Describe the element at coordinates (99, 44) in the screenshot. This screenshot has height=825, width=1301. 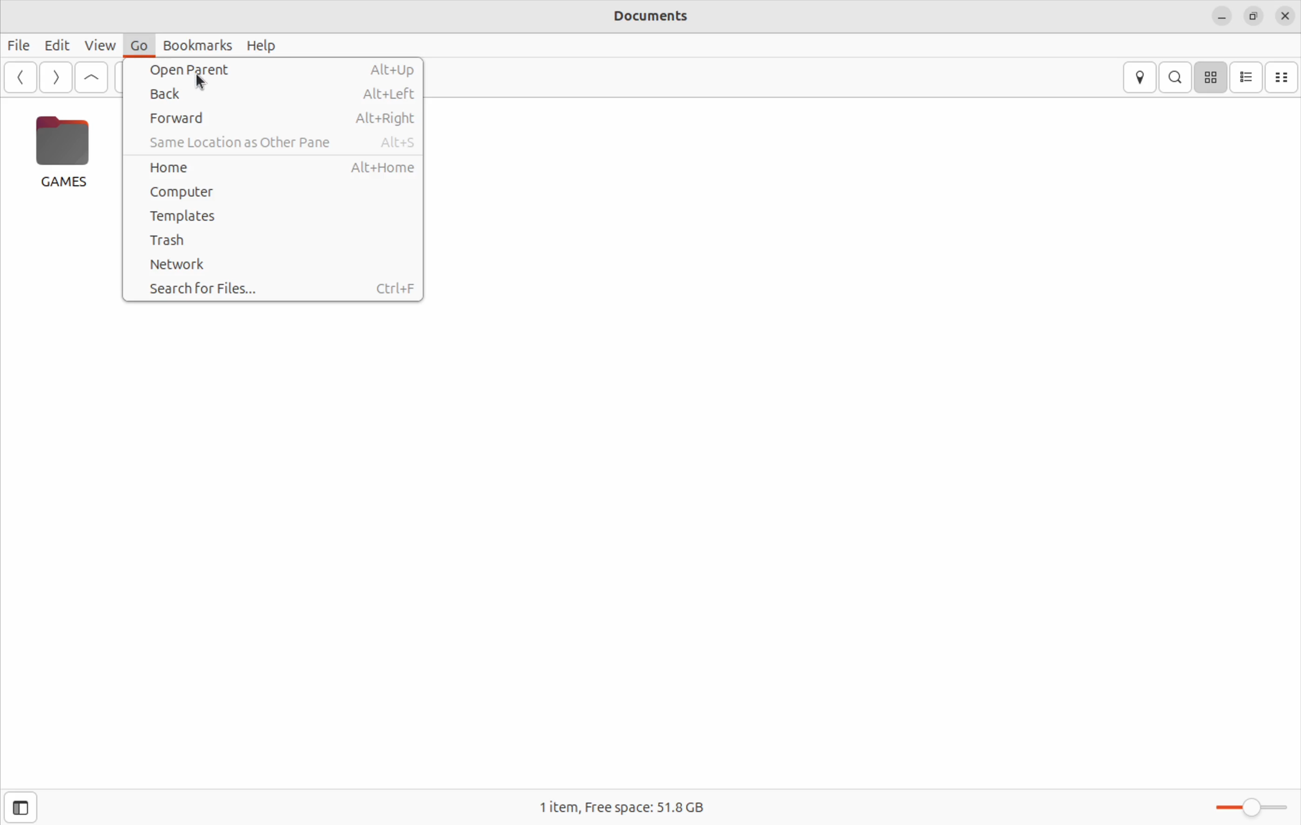
I see `view` at that location.